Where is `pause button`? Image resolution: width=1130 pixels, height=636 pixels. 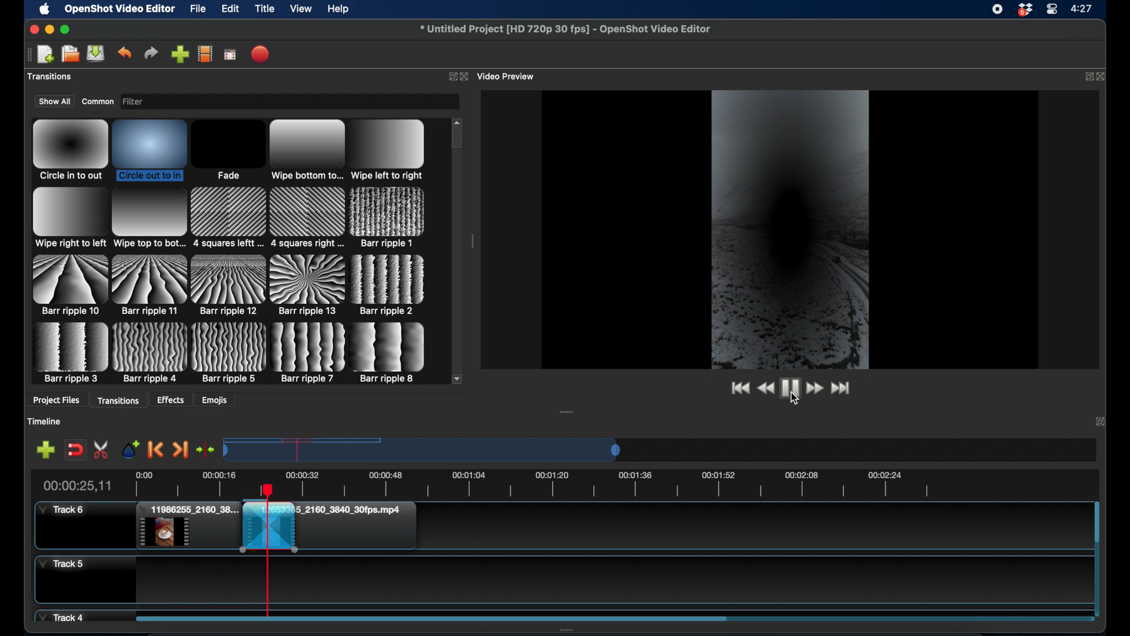 pause button is located at coordinates (790, 387).